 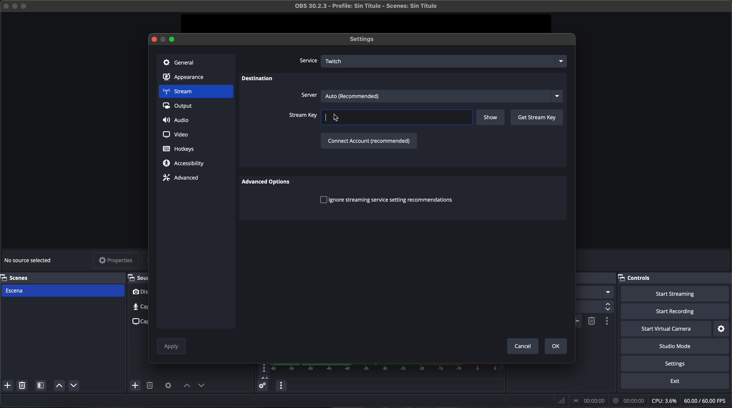 I want to click on remove selected scene, so click(x=23, y=386).